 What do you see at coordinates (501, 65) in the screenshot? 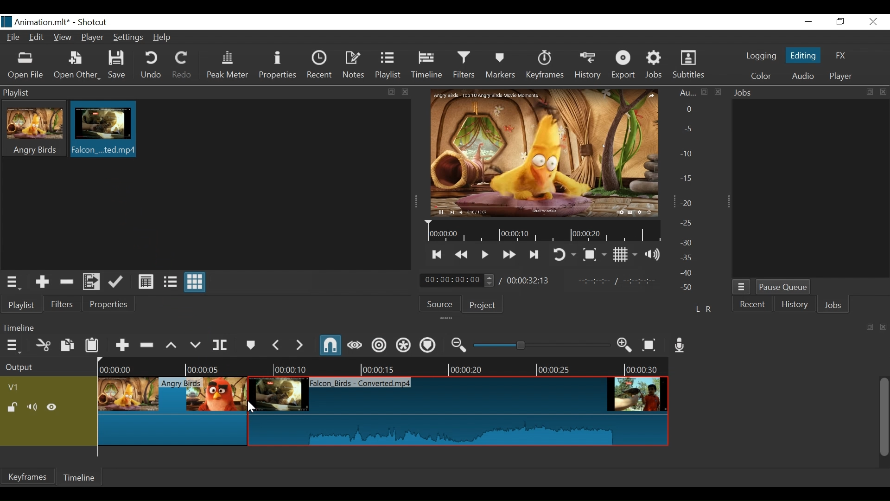
I see `Markers` at bounding box center [501, 65].